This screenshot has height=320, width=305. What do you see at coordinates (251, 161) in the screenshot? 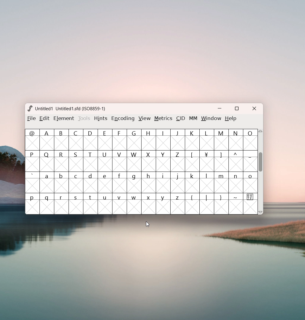
I see `-` at bounding box center [251, 161].